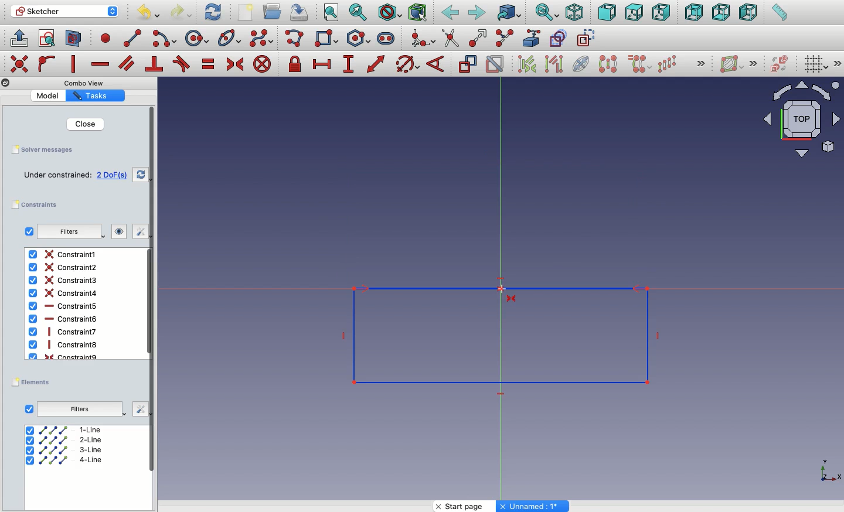 The height and width of the screenshot is (512, 844). Describe the element at coordinates (135, 231) in the screenshot. I see `edit` at that location.